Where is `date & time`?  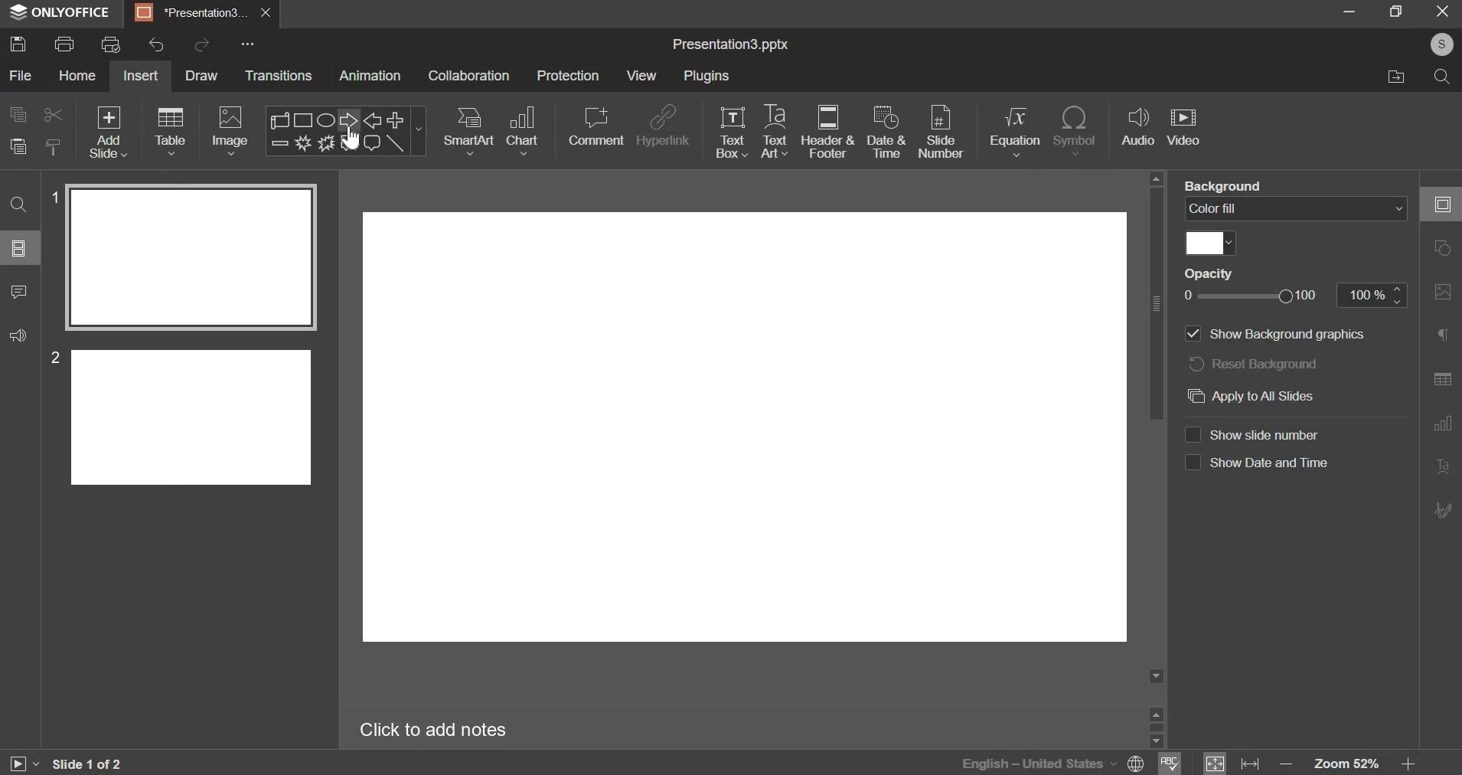 date & time is located at coordinates (886, 131).